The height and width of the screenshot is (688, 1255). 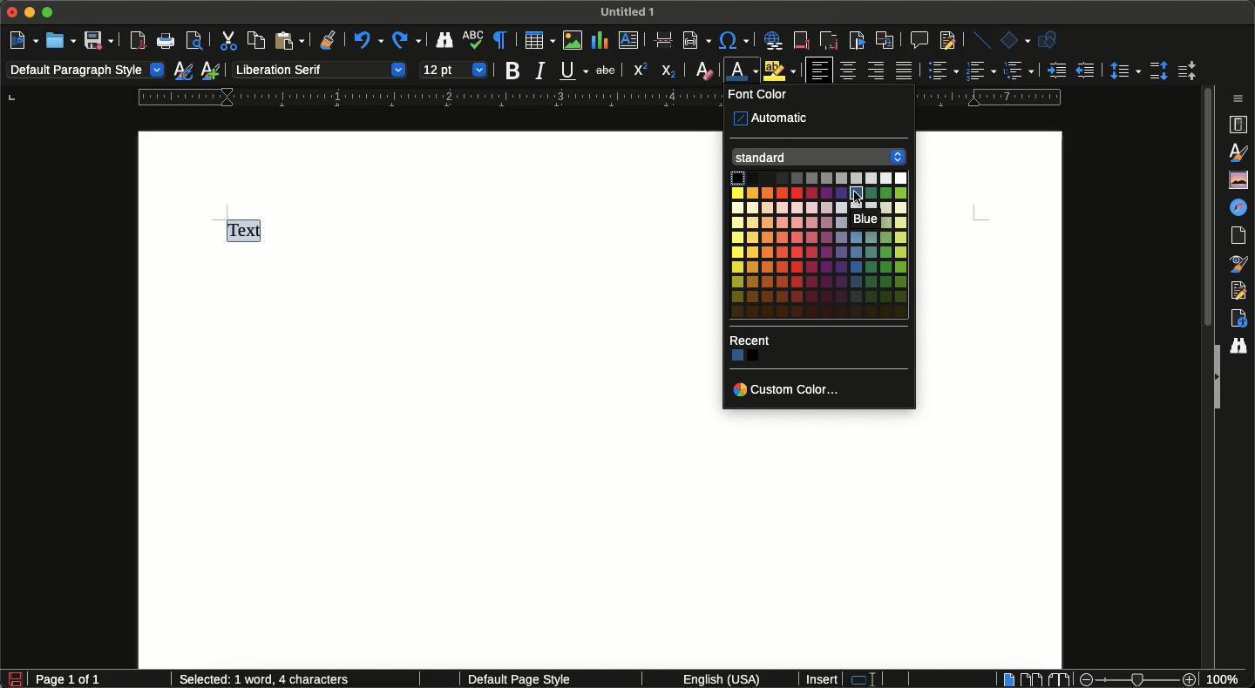 I want to click on Properties, so click(x=1240, y=125).